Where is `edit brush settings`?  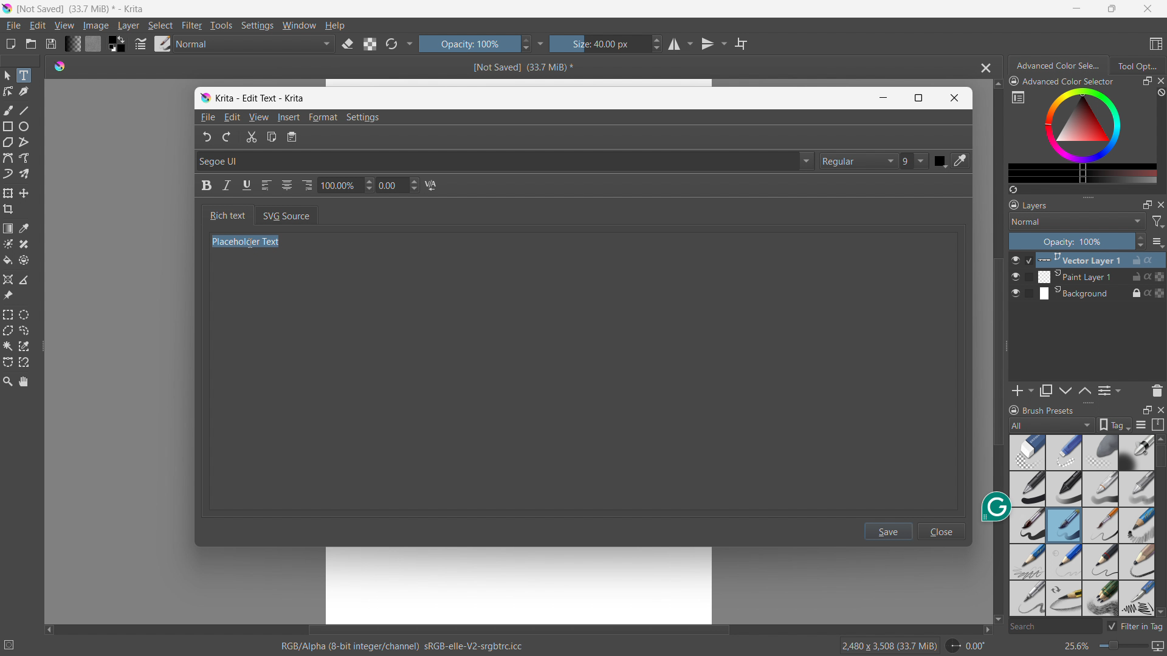 edit brush settings is located at coordinates (140, 44).